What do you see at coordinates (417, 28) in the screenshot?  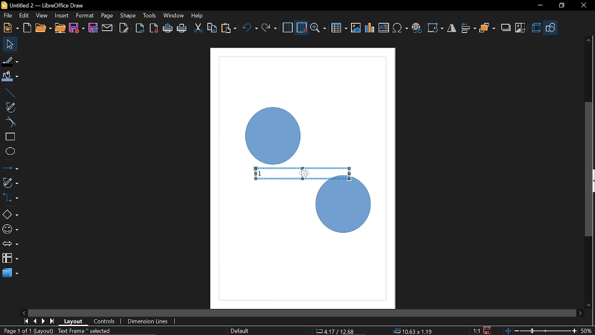 I see `Insert hyperlink` at bounding box center [417, 28].